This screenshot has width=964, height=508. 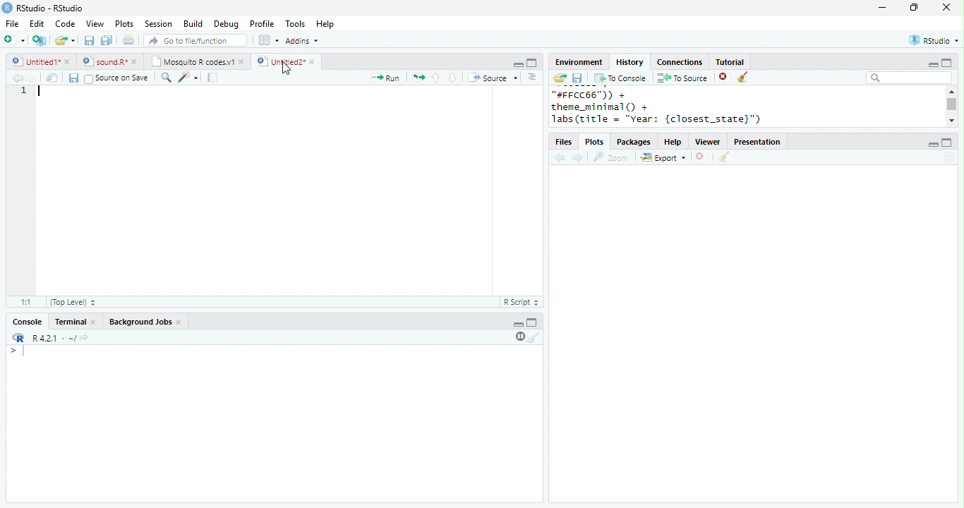 What do you see at coordinates (534, 337) in the screenshot?
I see `clear` at bounding box center [534, 337].